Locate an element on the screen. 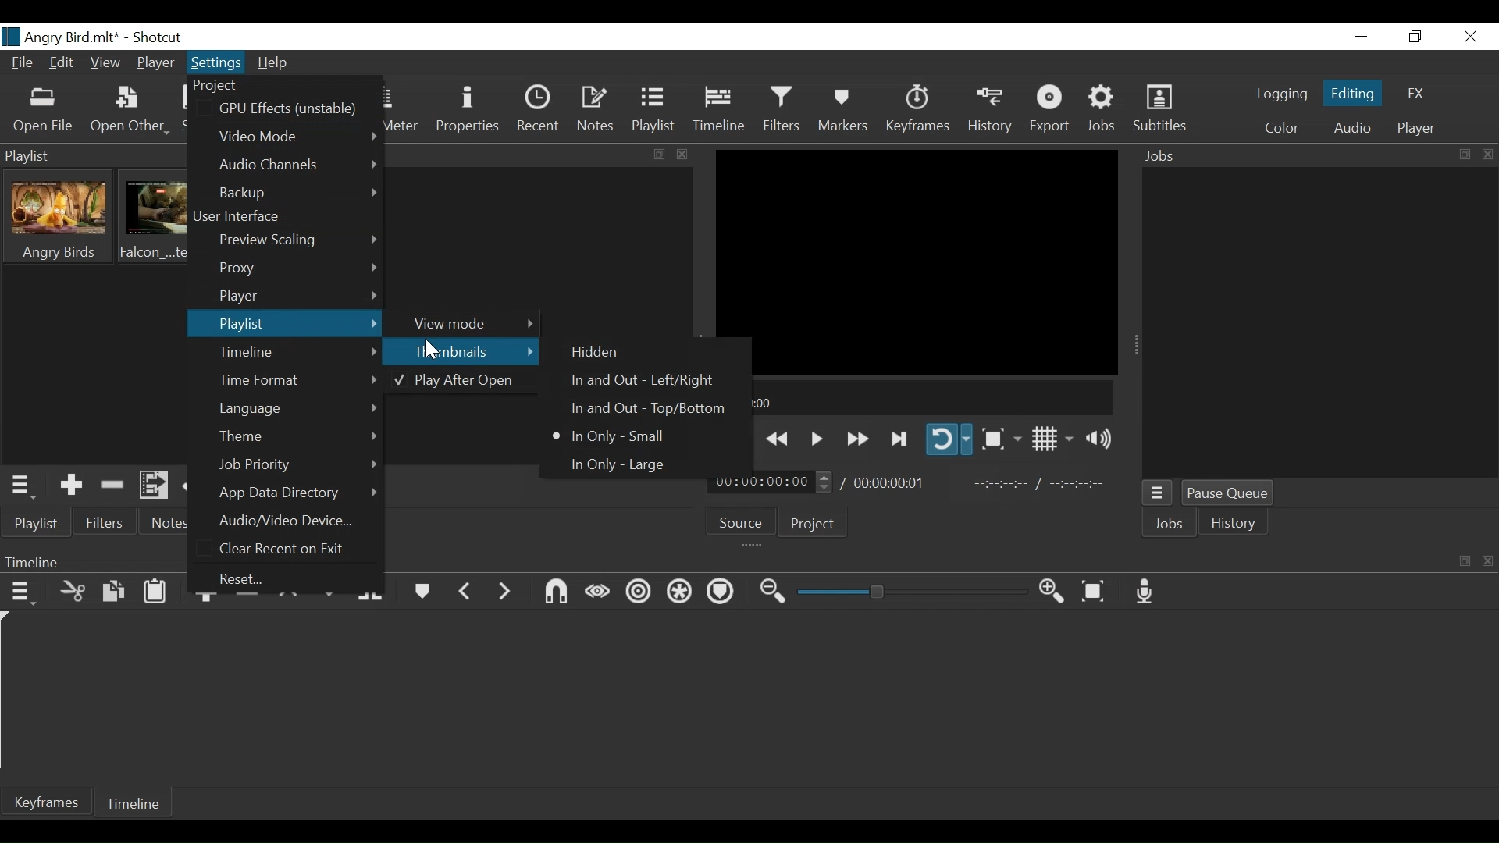 The width and height of the screenshot is (1499, 843). Media Viewer is located at coordinates (917, 261).